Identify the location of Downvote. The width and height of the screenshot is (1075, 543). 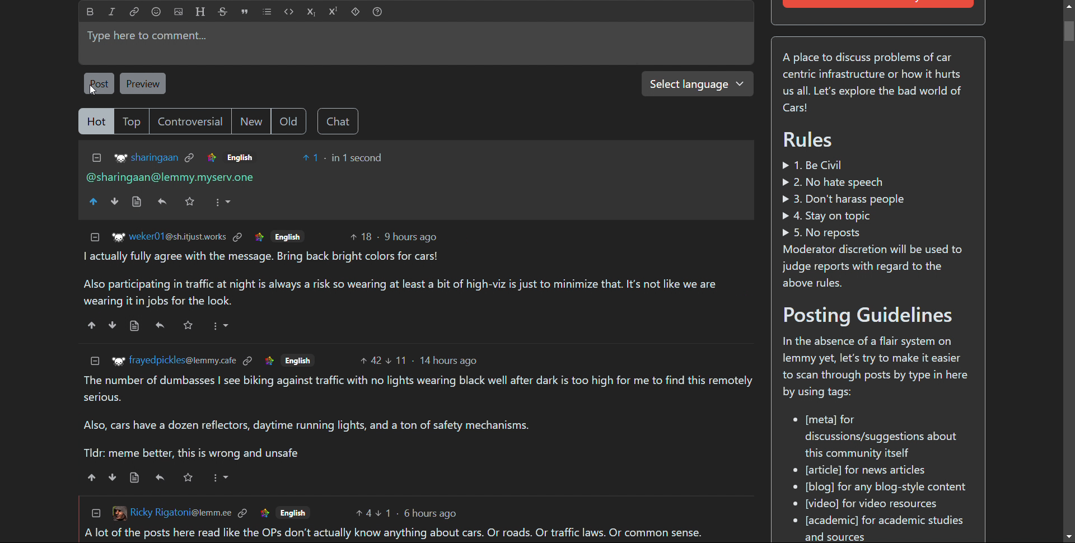
(115, 202).